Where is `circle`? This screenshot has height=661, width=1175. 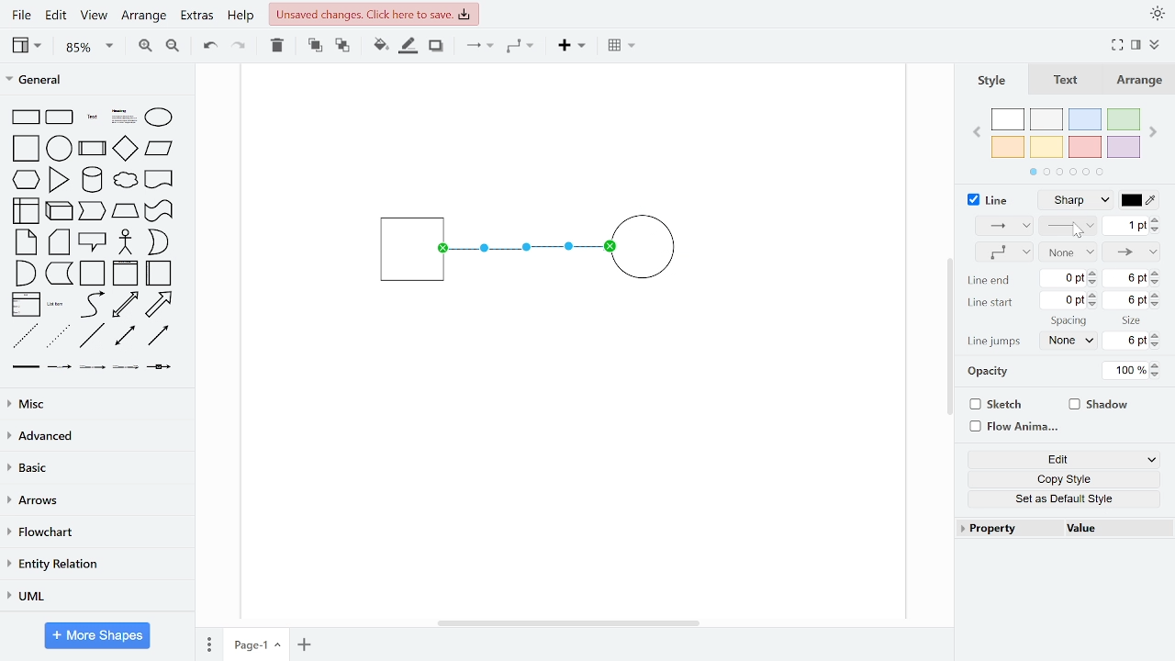
circle is located at coordinates (60, 148).